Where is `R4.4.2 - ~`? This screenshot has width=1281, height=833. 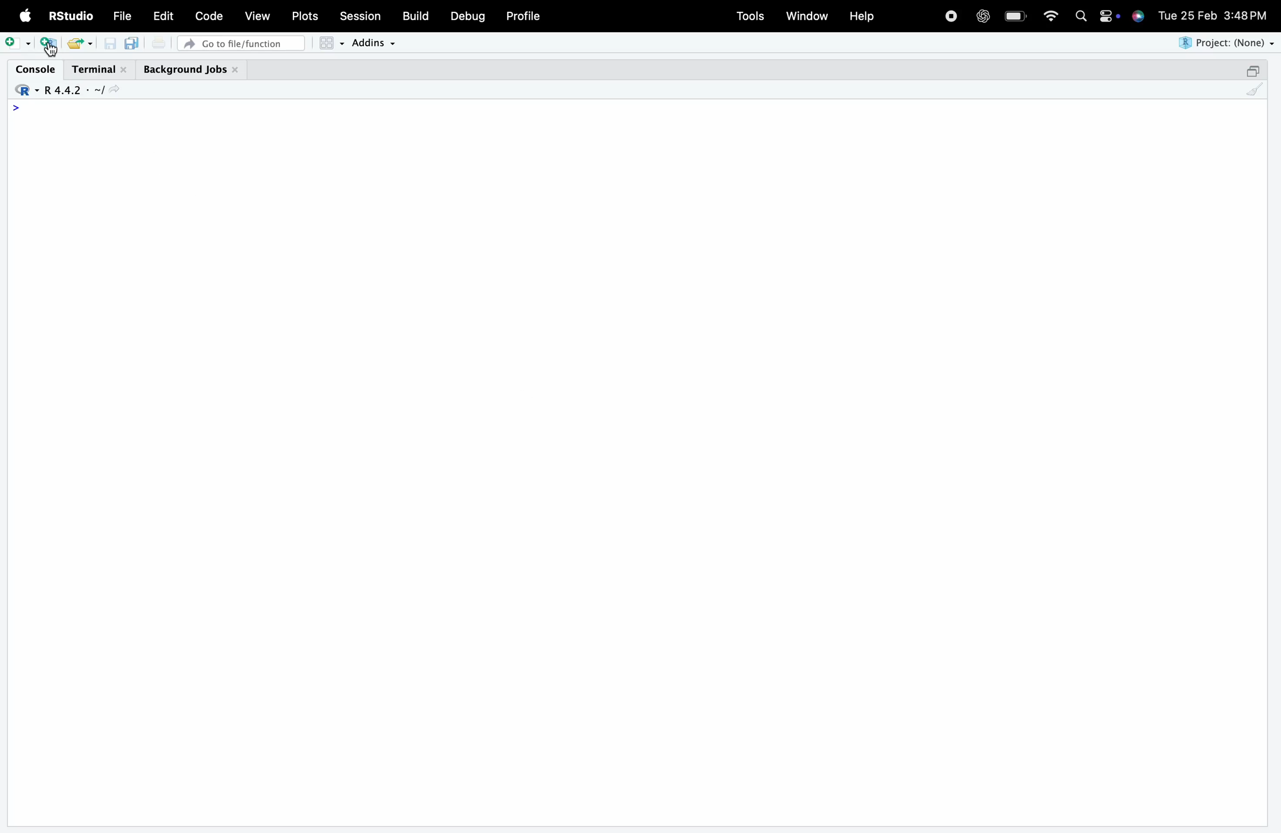
R4.4.2 - ~ is located at coordinates (72, 90).